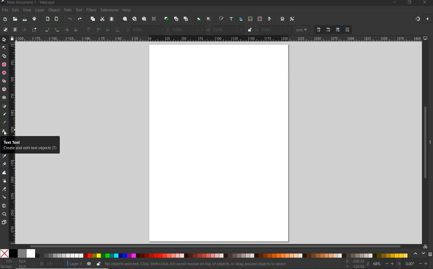 This screenshot has width=433, height=269. I want to click on extensions, so click(109, 10).